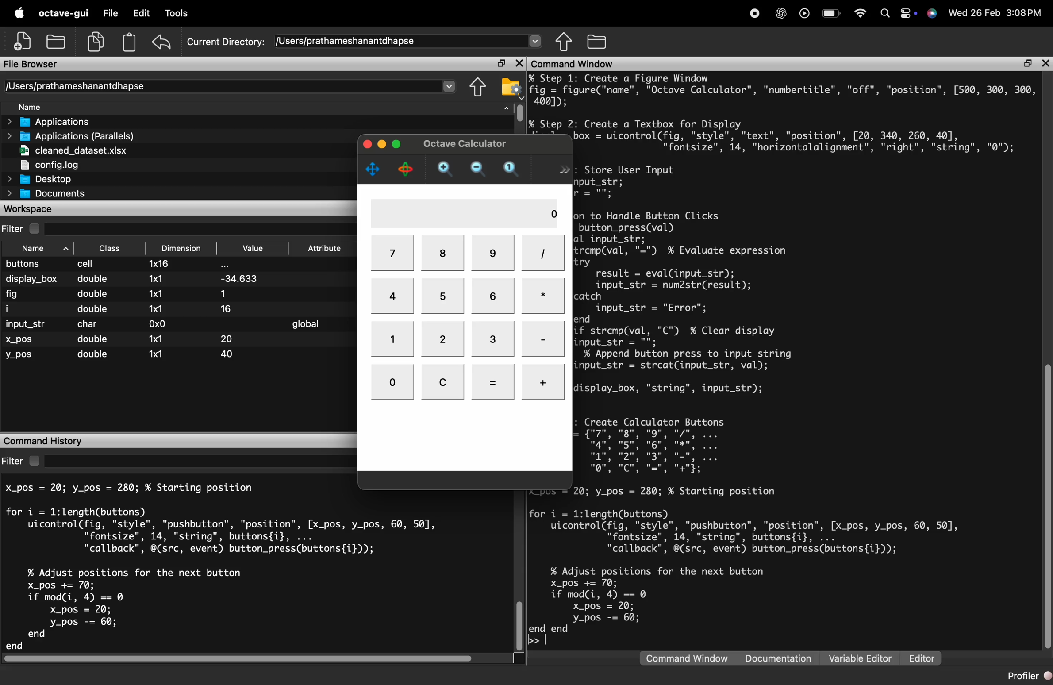  What do you see at coordinates (179, 14) in the screenshot?
I see `Debug` at bounding box center [179, 14].